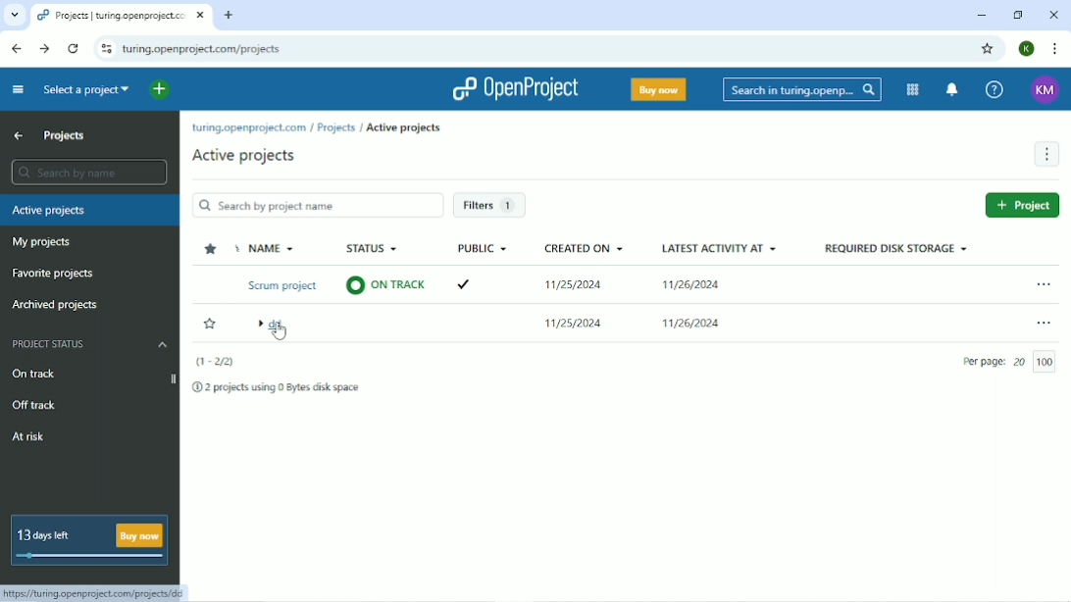 The height and width of the screenshot is (602, 1071). Describe the element at coordinates (26, 436) in the screenshot. I see `At risk` at that location.